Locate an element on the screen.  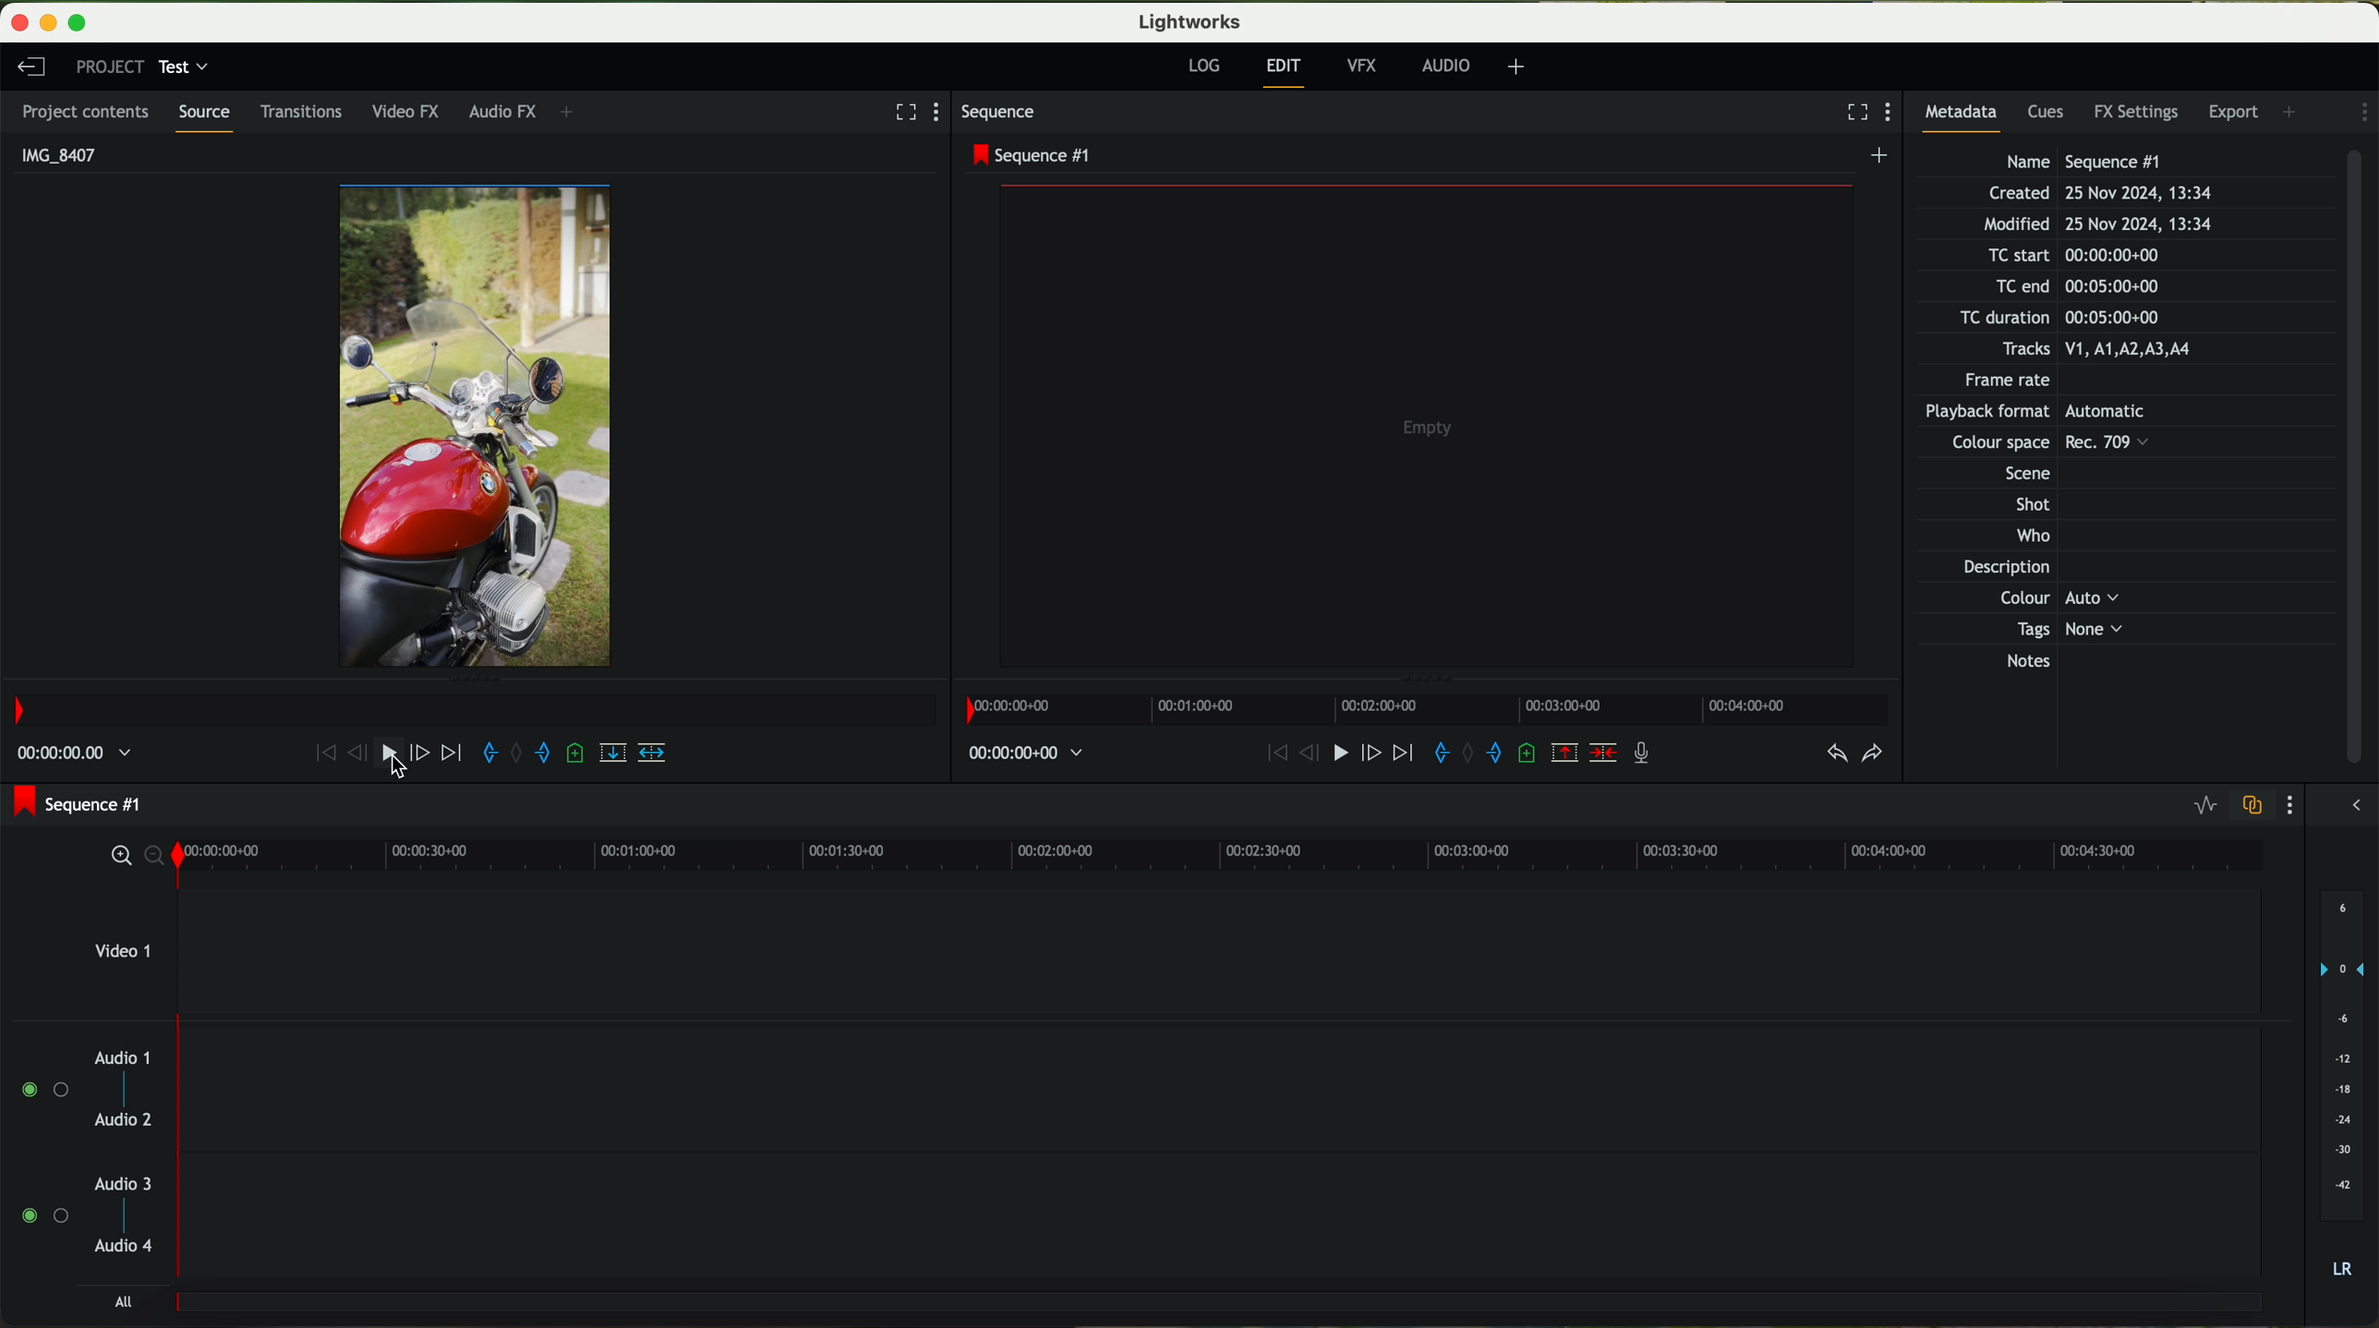
Tags None is located at coordinates (2064, 629).